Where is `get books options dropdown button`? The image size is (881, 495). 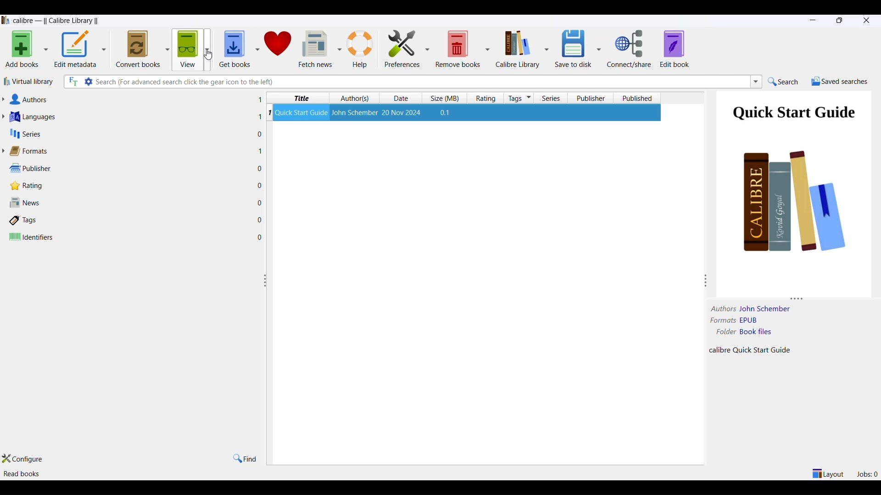 get books options dropdown button is located at coordinates (257, 49).